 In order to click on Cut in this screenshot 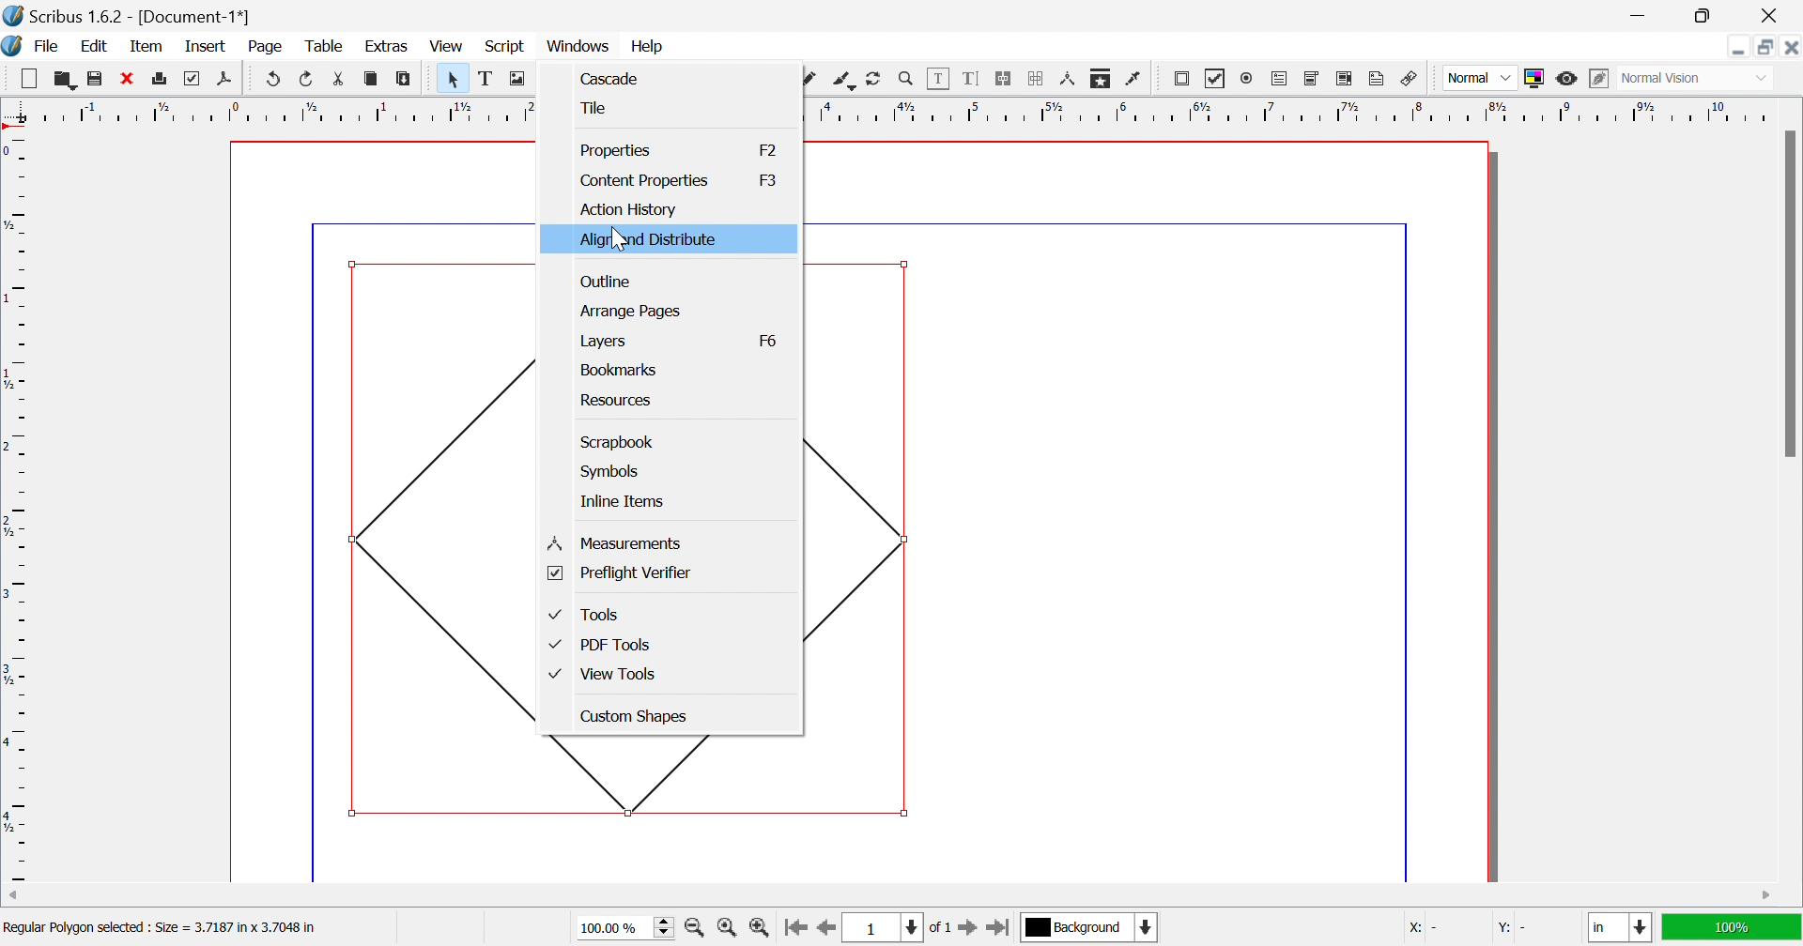, I will do `click(344, 82)`.